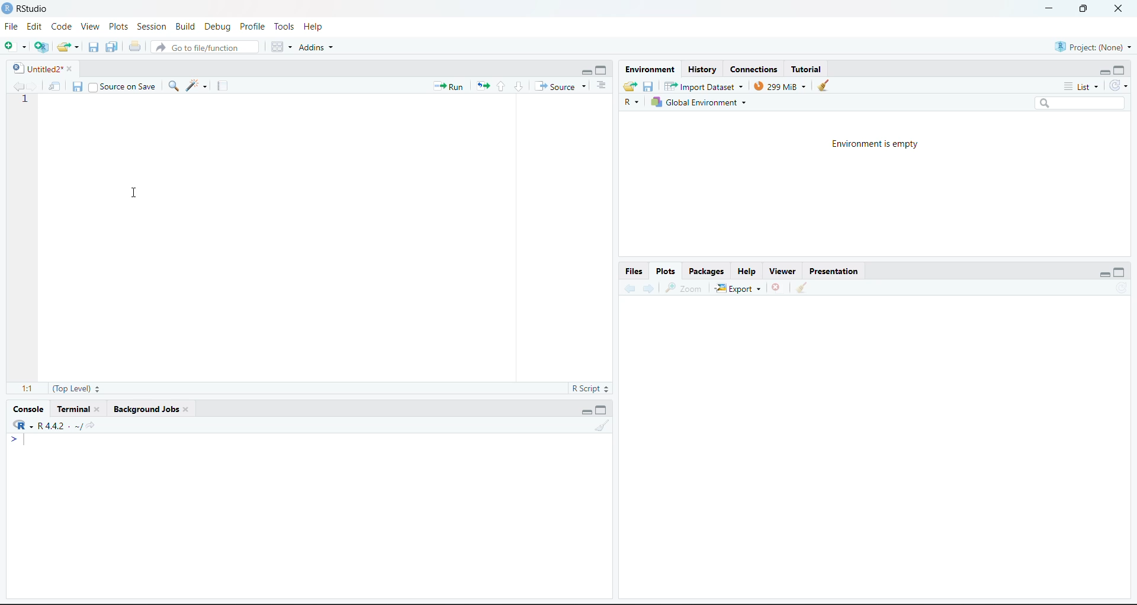  I want to click on maximize, so click(1121, 272).